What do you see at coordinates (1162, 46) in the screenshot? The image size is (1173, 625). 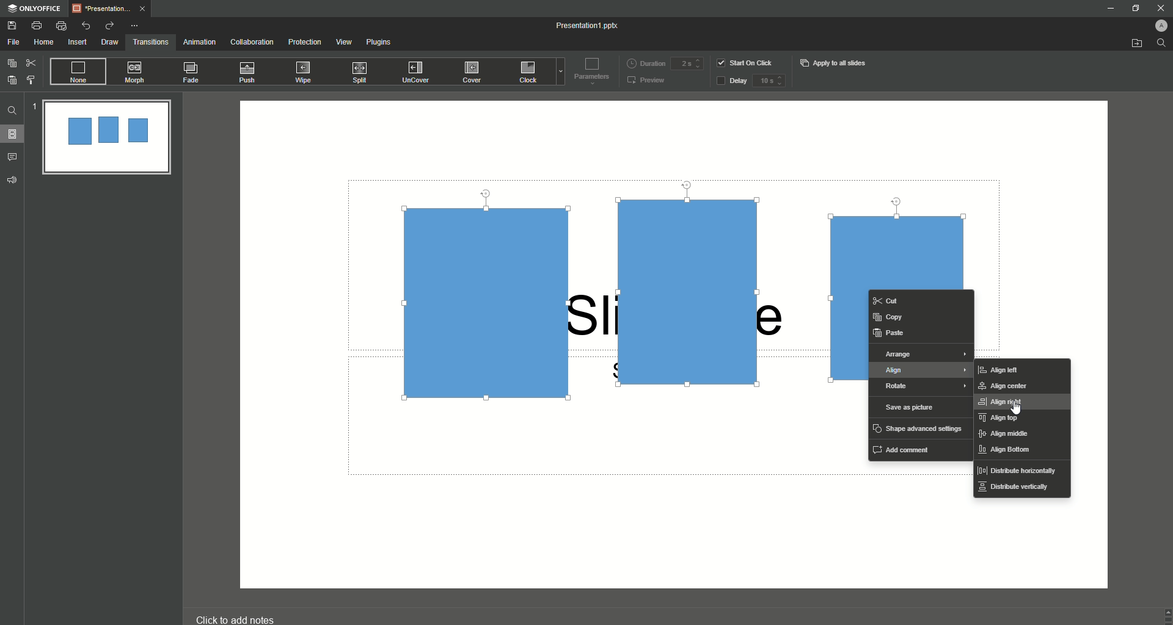 I see `search` at bounding box center [1162, 46].